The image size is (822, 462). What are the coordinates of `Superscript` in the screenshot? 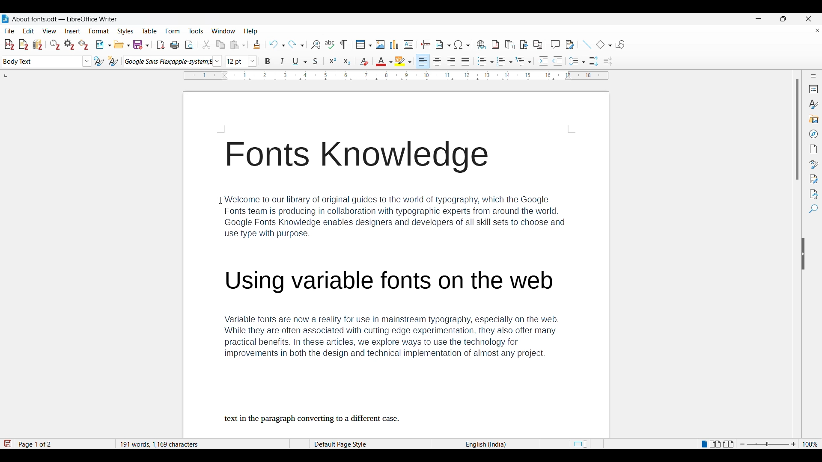 It's located at (333, 60).